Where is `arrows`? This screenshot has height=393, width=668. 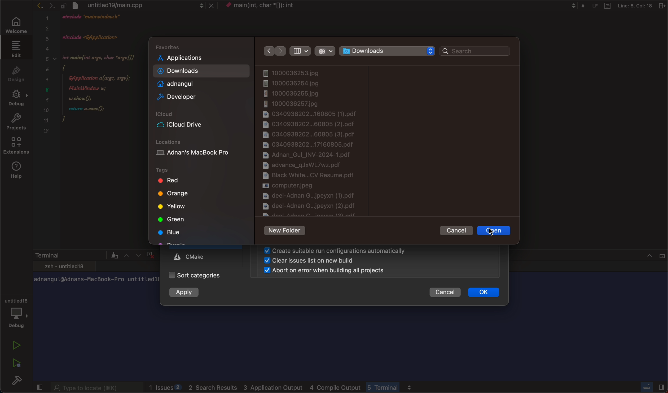
arrows is located at coordinates (43, 6).